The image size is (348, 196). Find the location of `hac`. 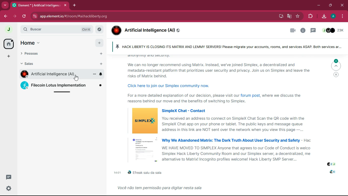

hac is located at coordinates (307, 141).